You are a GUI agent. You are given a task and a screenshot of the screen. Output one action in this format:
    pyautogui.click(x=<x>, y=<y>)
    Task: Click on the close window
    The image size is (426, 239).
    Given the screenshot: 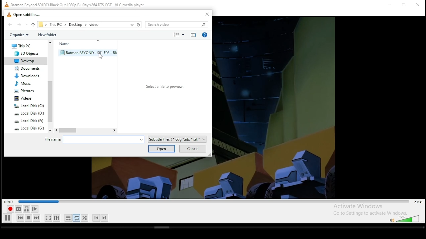 What is the action you would take?
    pyautogui.click(x=207, y=15)
    